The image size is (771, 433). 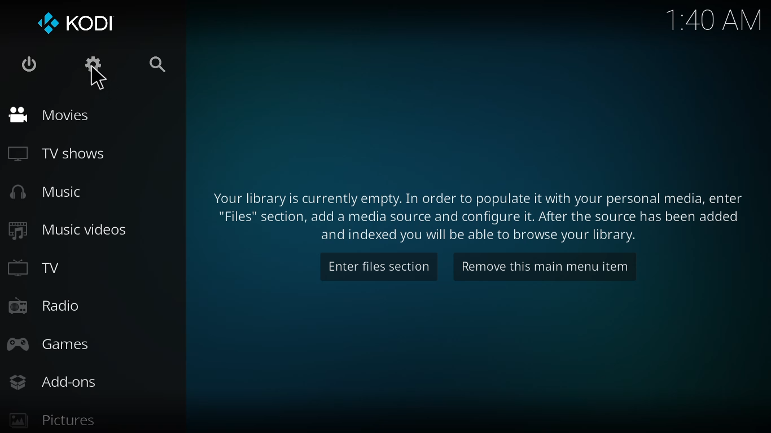 What do you see at coordinates (98, 78) in the screenshot?
I see `cursor` at bounding box center [98, 78].